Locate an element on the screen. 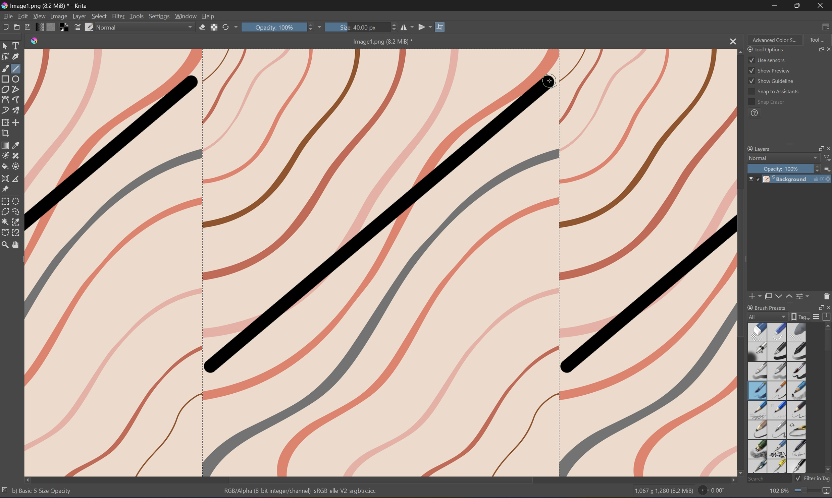 The height and width of the screenshot is (498, 832). Krita is located at coordinates (35, 41).